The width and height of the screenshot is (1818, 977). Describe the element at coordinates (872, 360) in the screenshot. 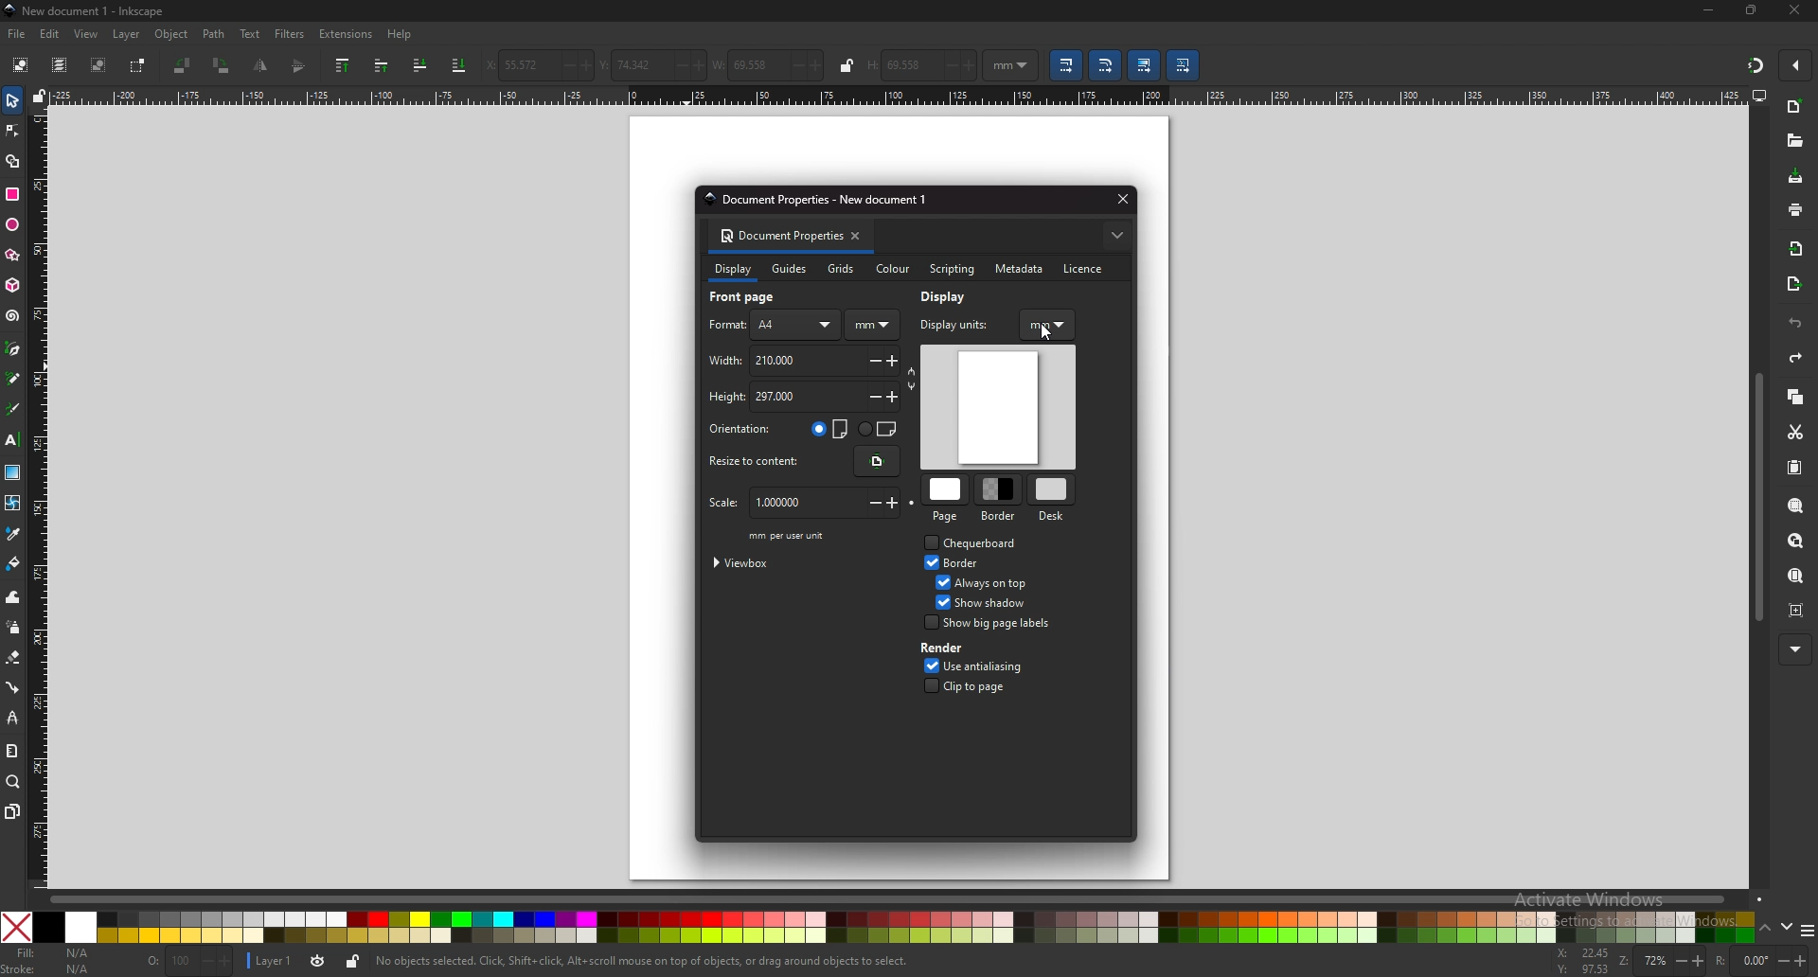

I see `-` at that location.